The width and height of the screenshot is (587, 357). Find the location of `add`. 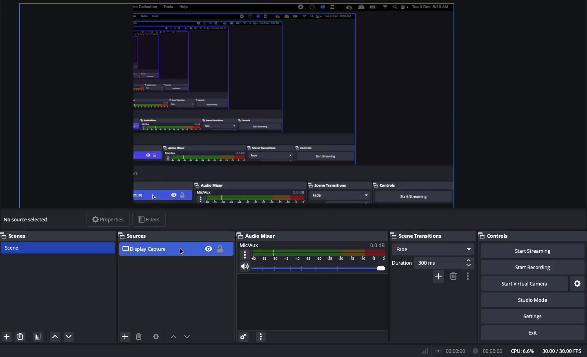

add is located at coordinates (125, 336).